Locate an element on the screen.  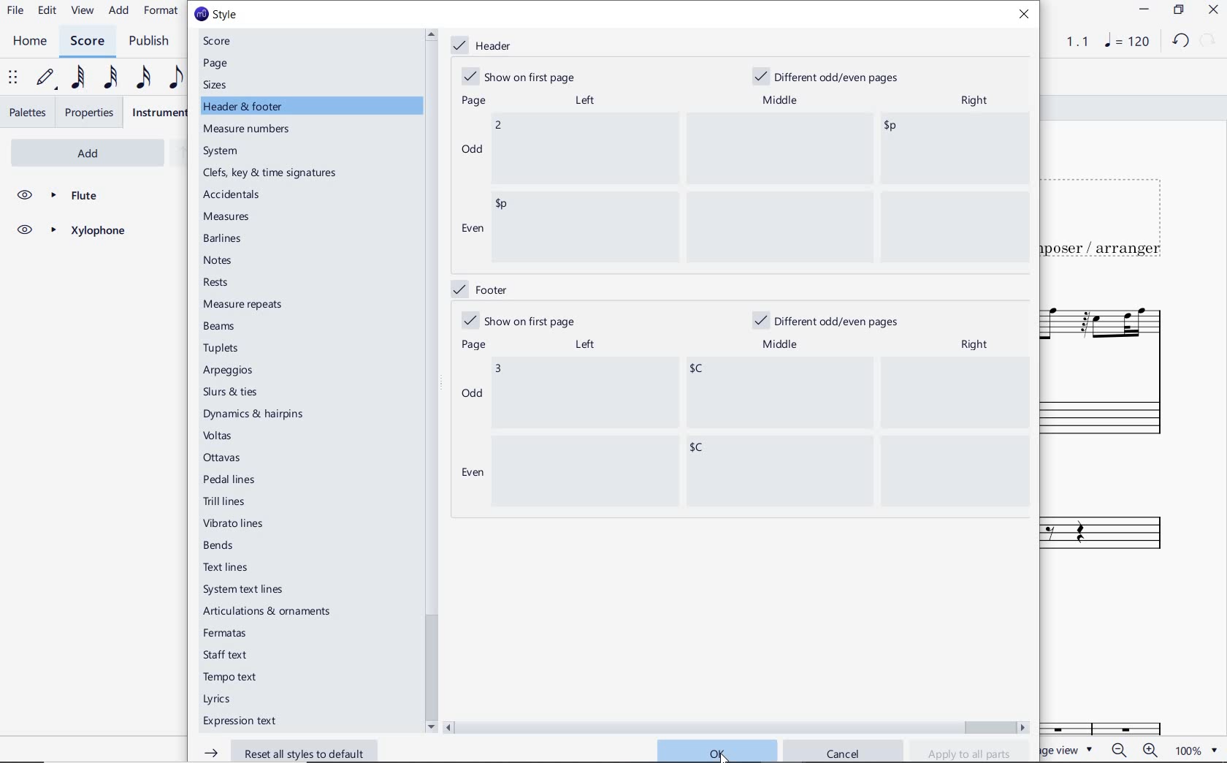
even is located at coordinates (470, 474).